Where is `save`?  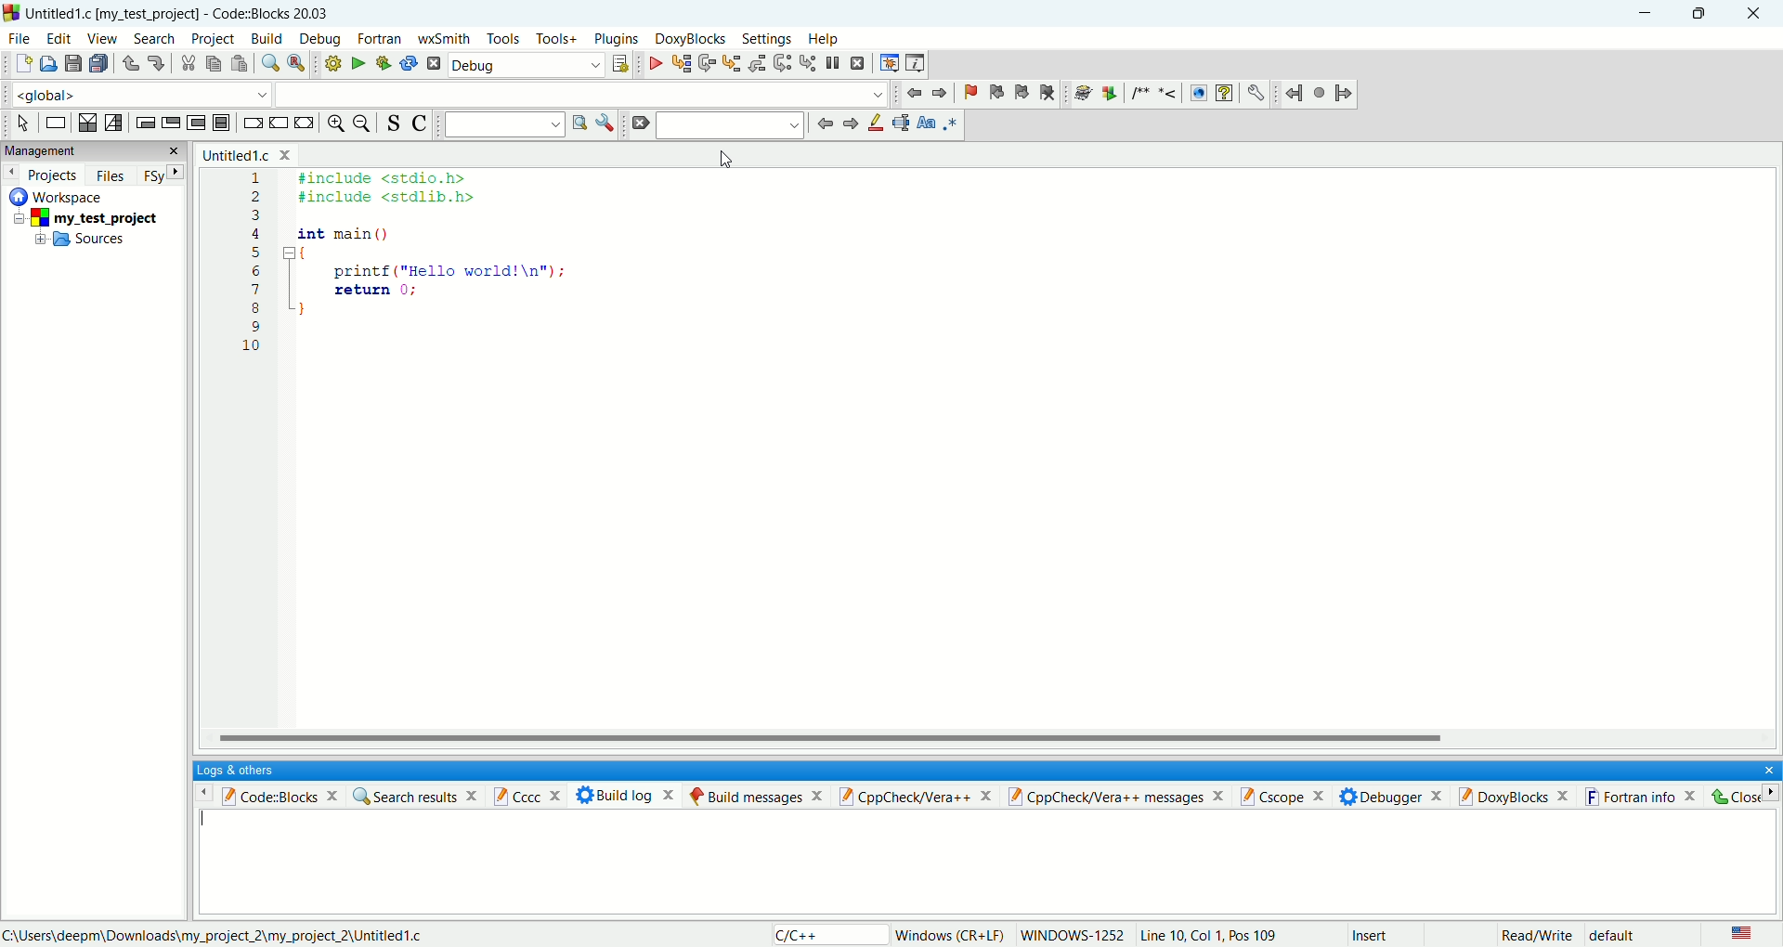
save is located at coordinates (73, 64).